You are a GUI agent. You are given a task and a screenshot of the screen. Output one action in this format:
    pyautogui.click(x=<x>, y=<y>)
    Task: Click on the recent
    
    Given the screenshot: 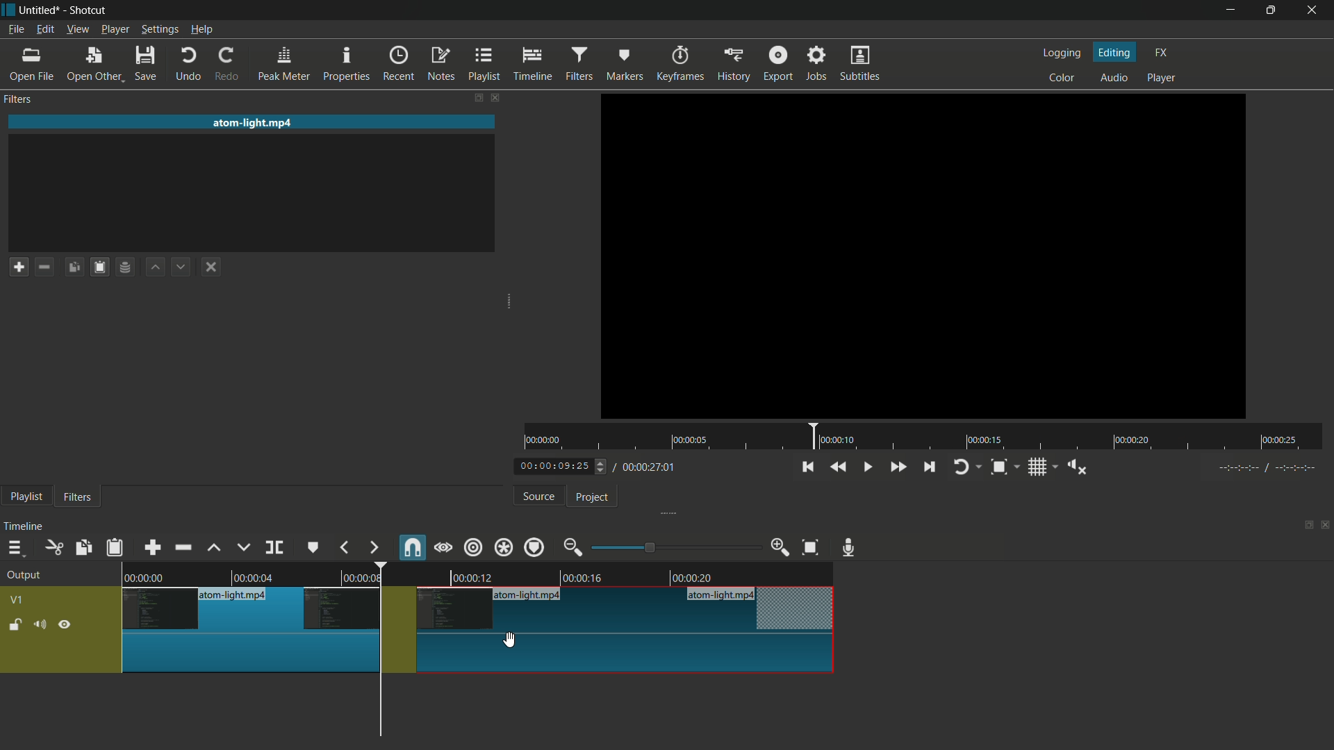 What is the action you would take?
    pyautogui.click(x=401, y=64)
    